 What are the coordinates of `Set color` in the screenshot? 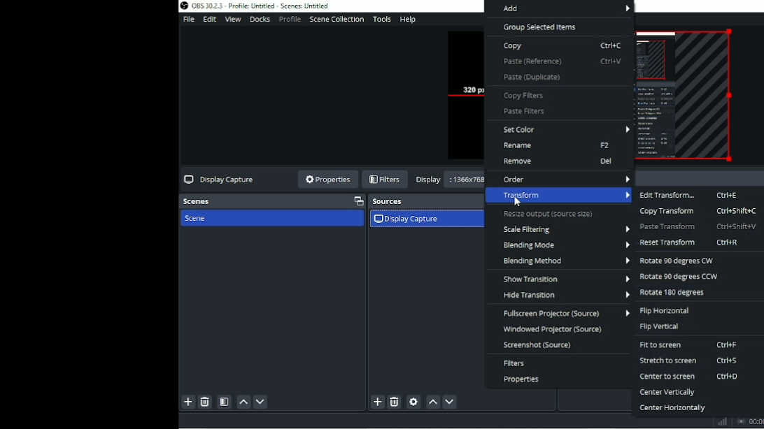 It's located at (565, 129).